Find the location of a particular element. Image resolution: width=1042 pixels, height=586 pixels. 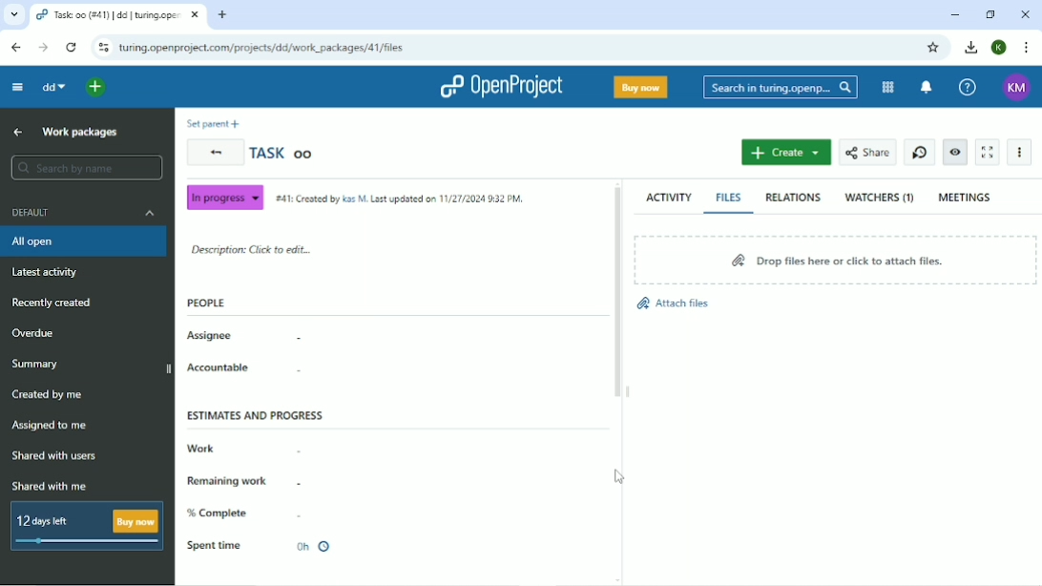

- is located at coordinates (302, 336).